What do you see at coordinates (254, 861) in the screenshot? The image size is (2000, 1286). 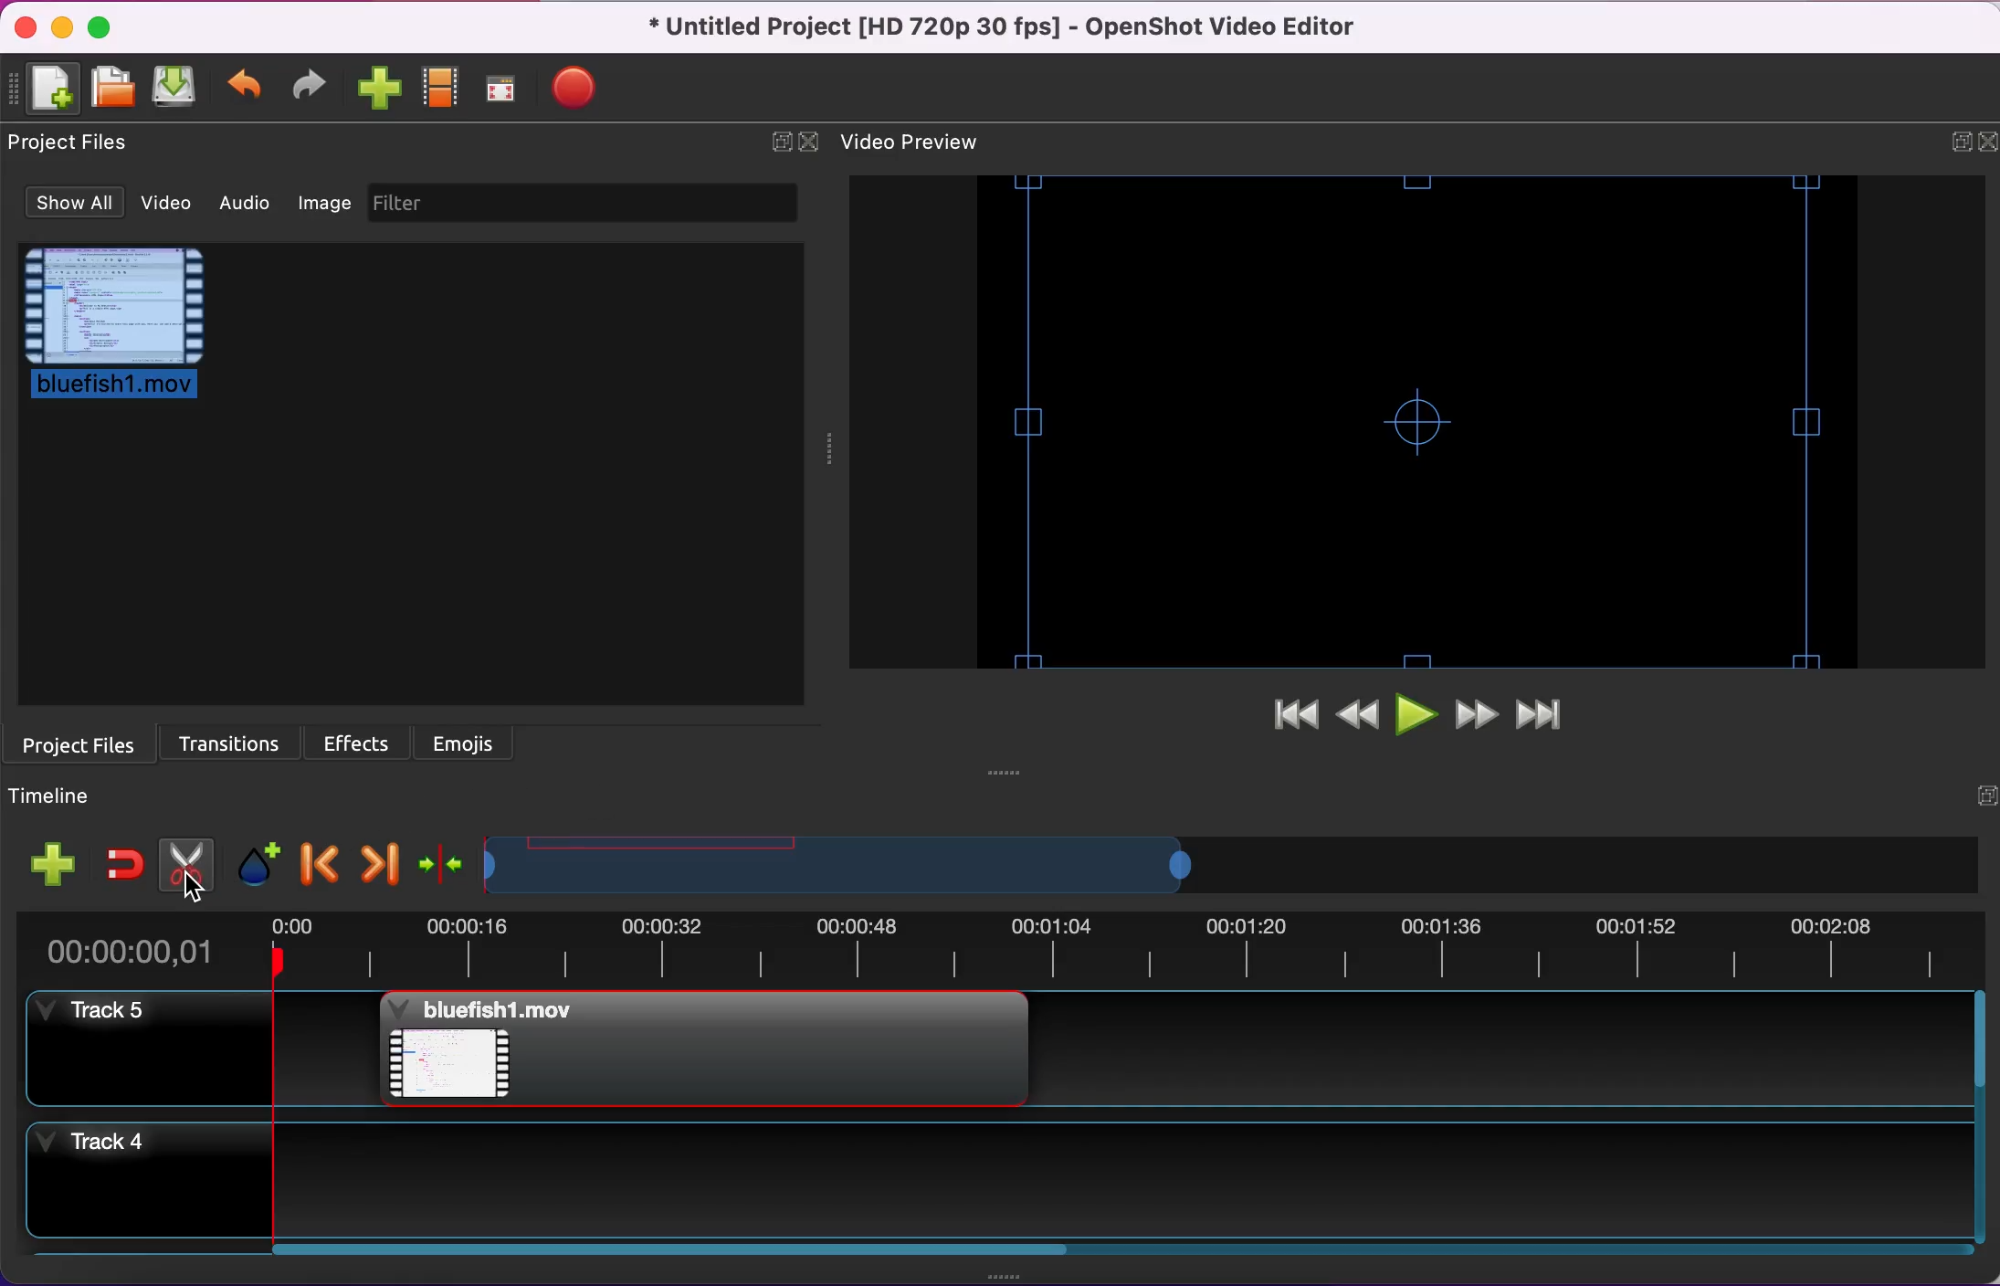 I see `add marker` at bounding box center [254, 861].